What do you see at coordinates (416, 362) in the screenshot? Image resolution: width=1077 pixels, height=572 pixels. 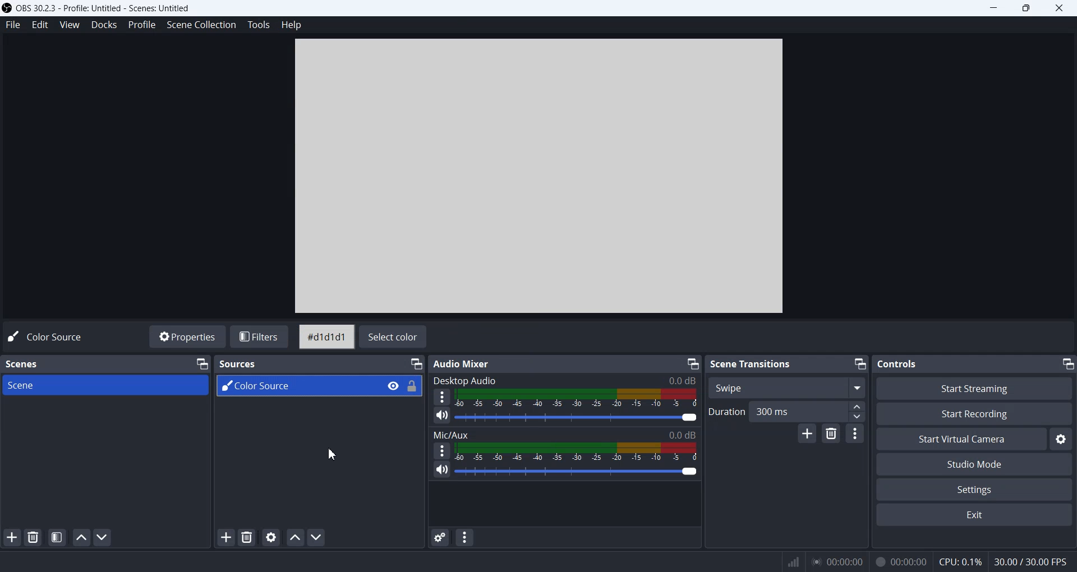 I see `Minimize` at bounding box center [416, 362].